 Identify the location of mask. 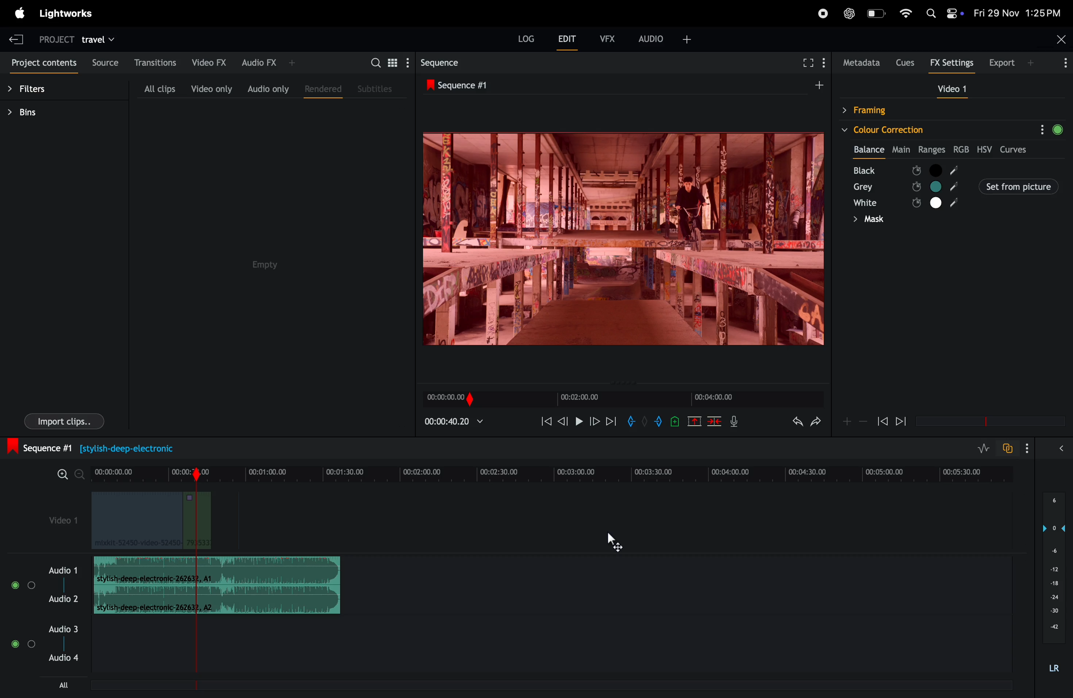
(869, 220).